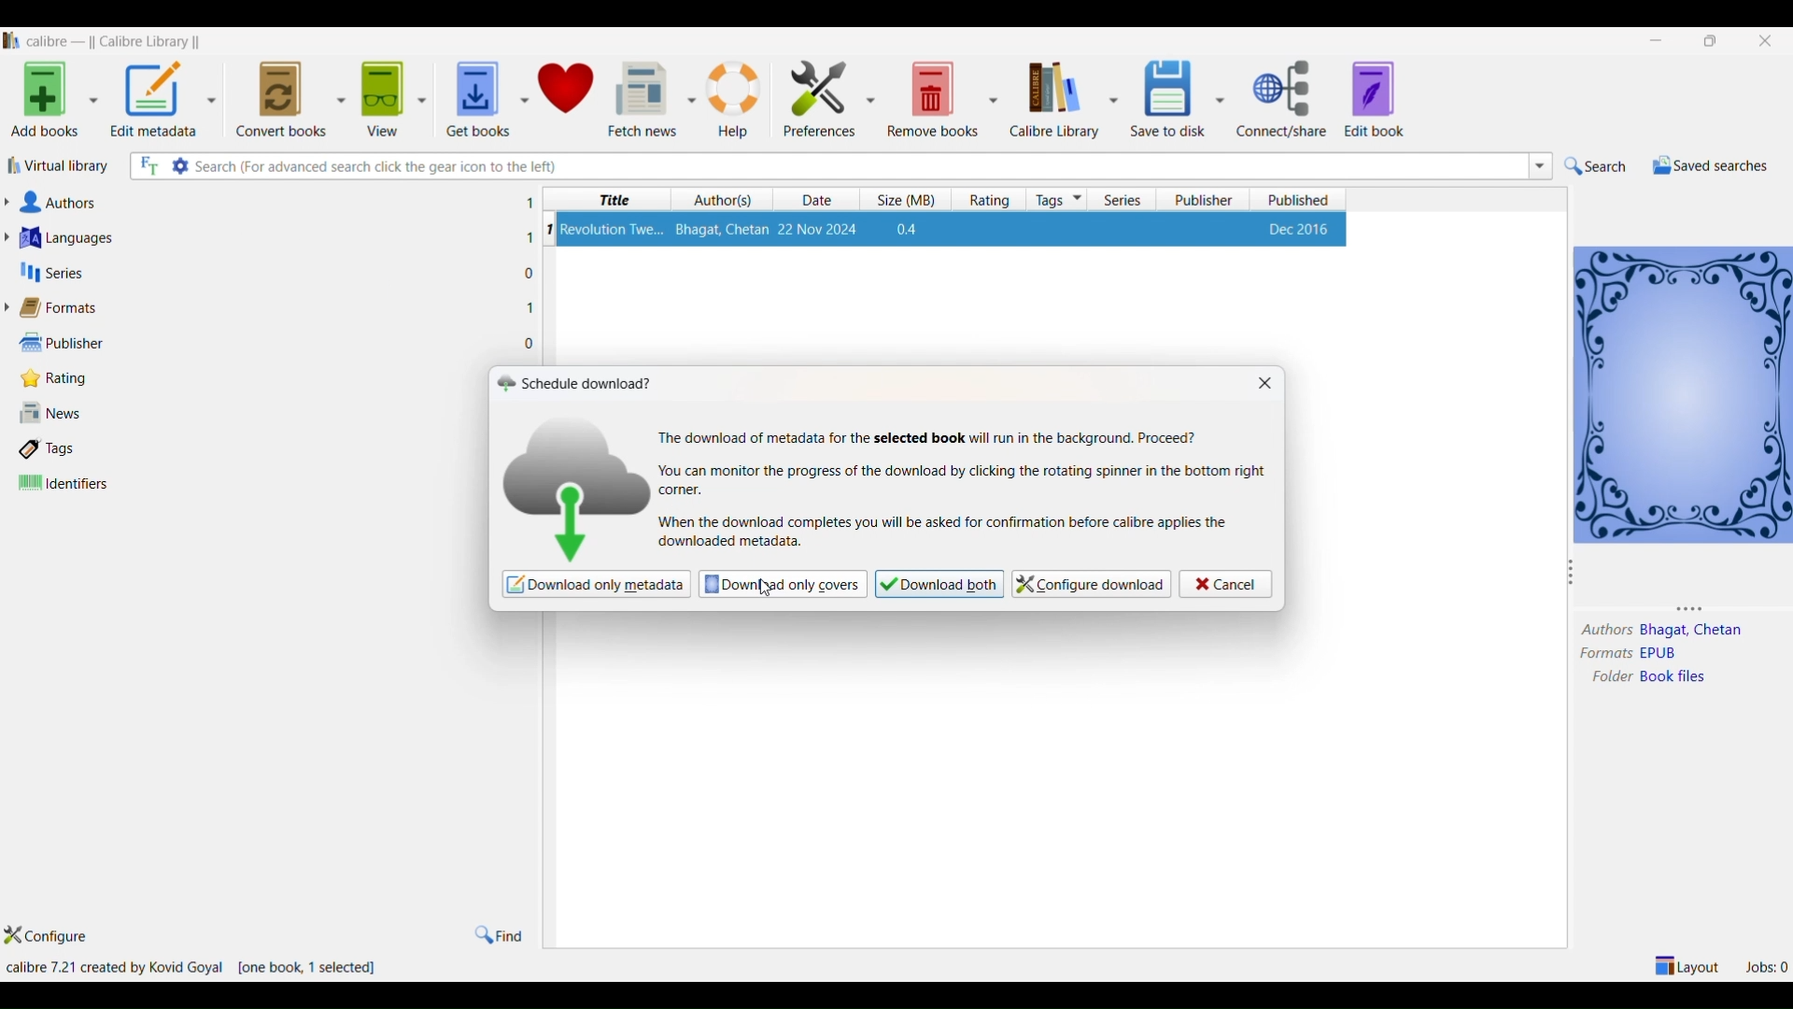 This screenshot has height=1009, width=1793. What do you see at coordinates (529, 274) in the screenshot?
I see `0` at bounding box center [529, 274].